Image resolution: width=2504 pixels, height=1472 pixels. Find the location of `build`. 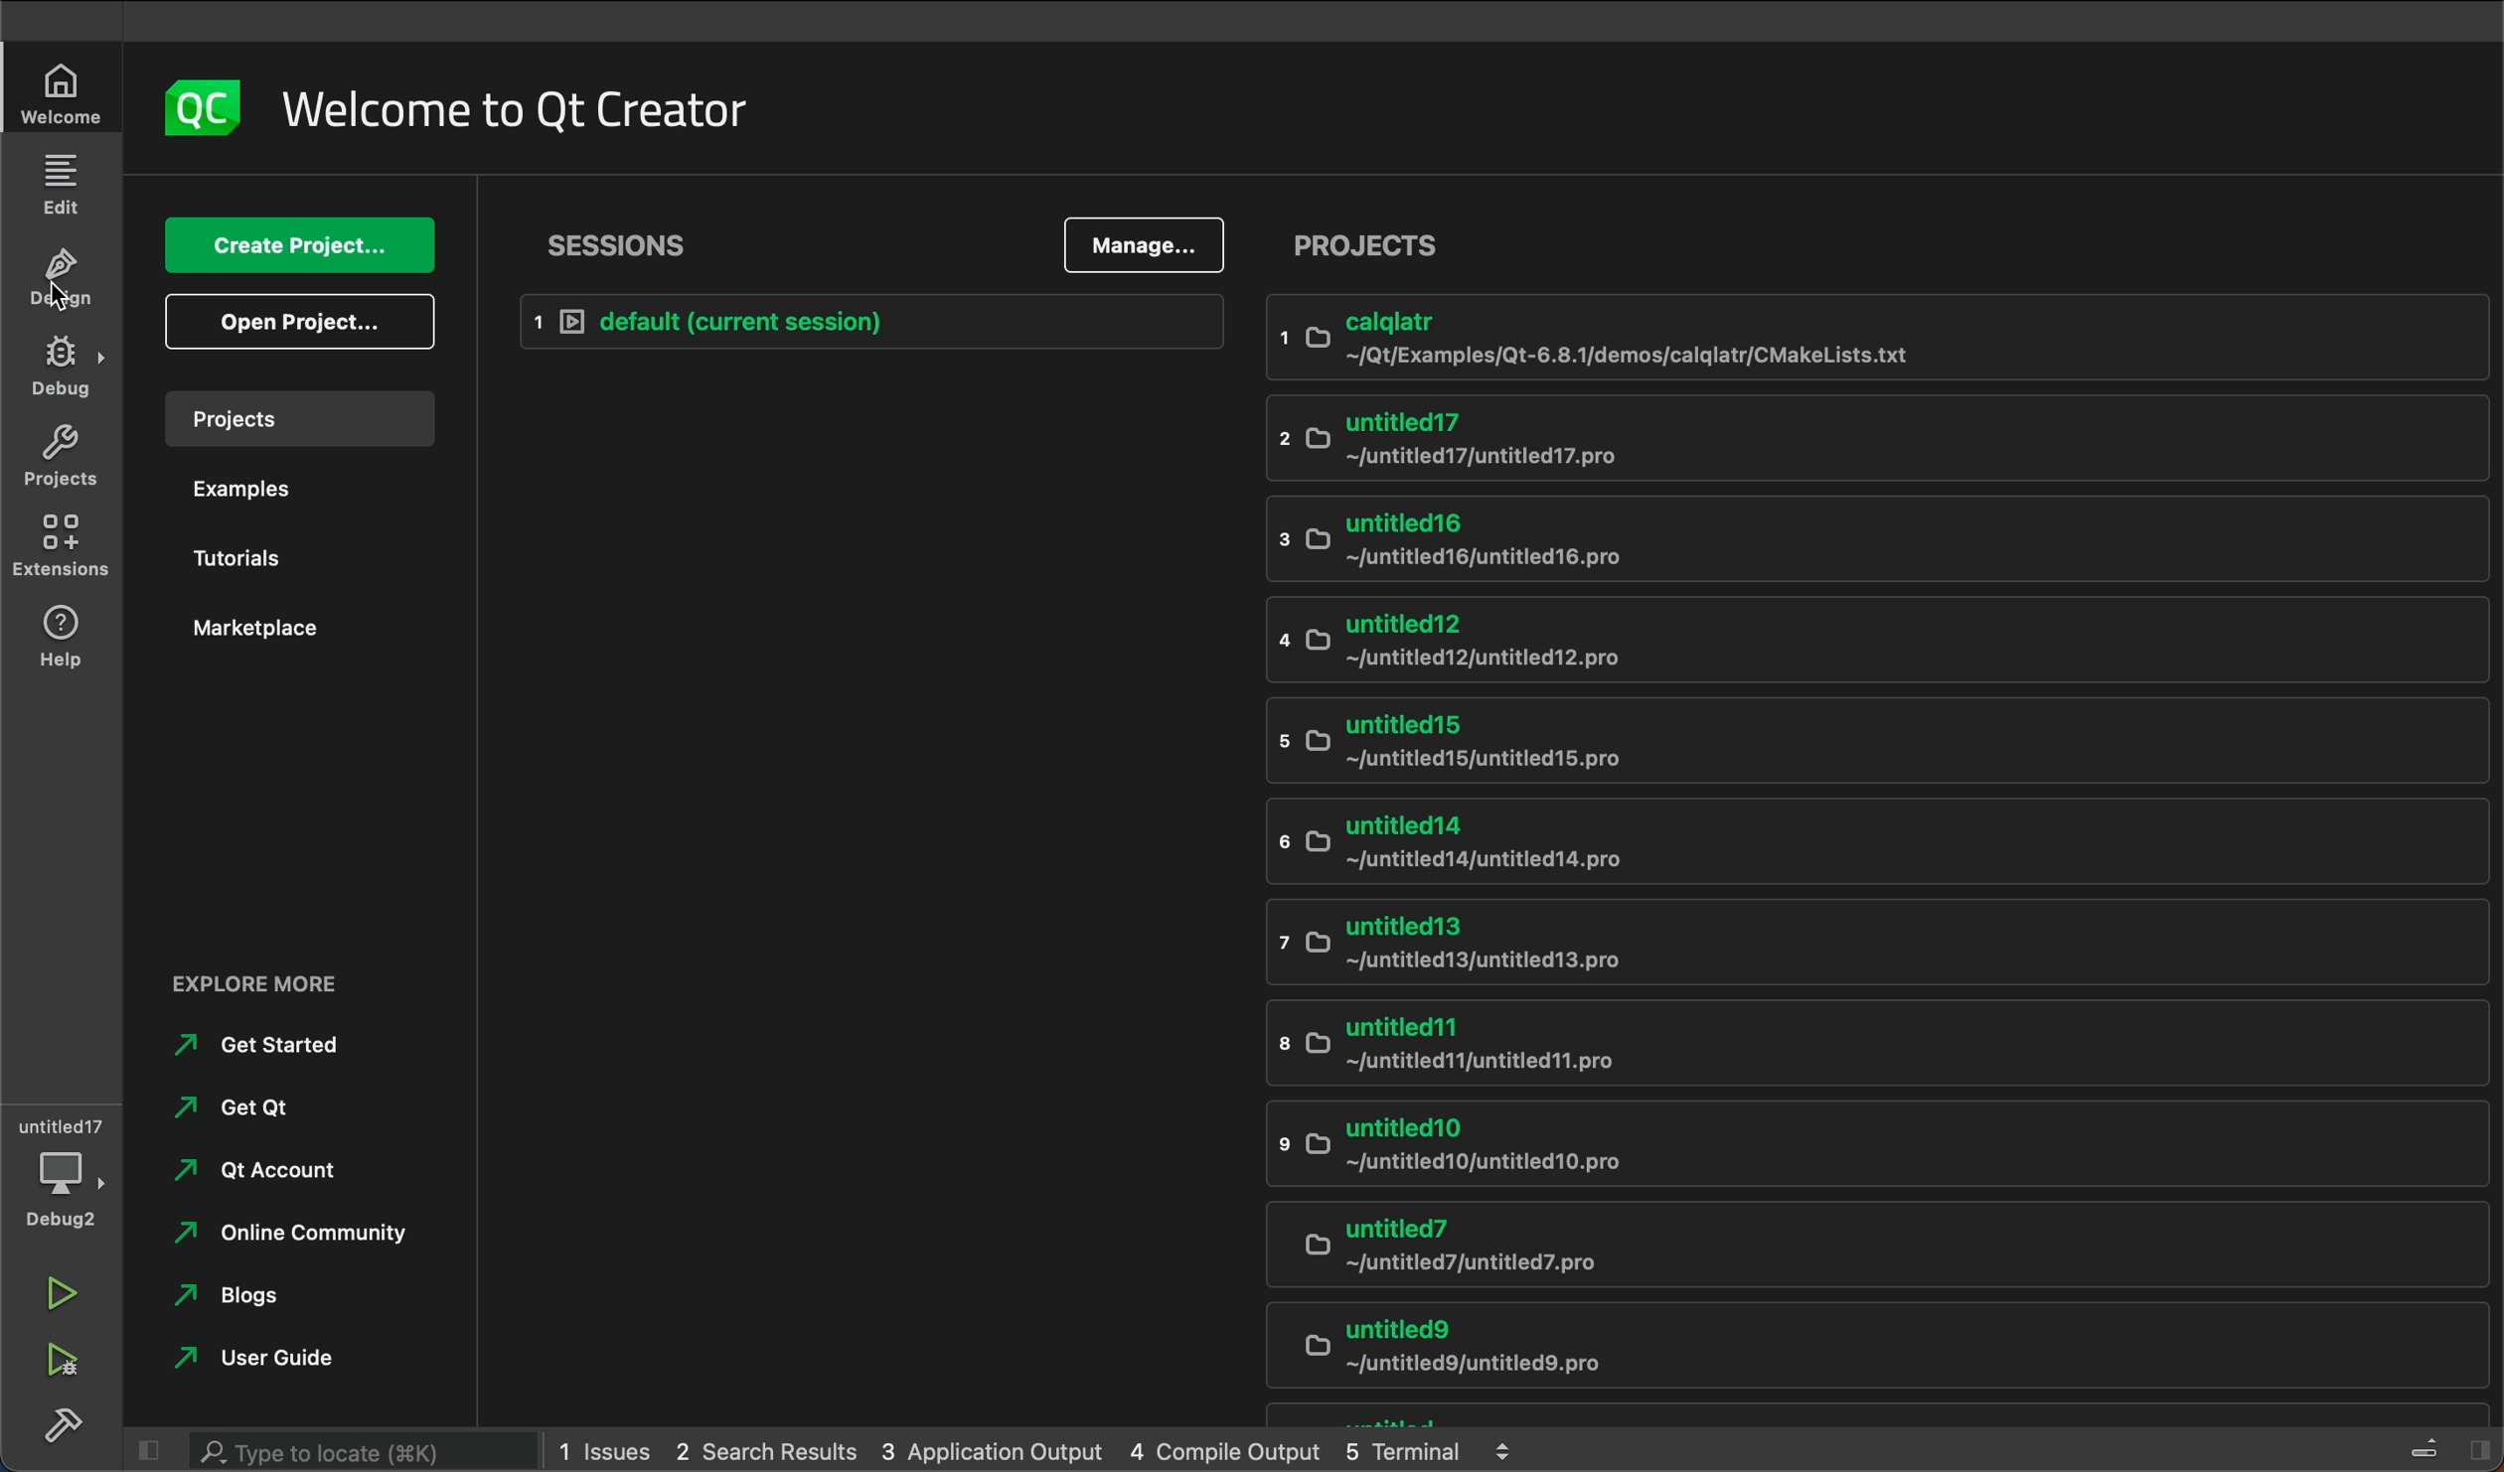

build is located at coordinates (62, 1425).